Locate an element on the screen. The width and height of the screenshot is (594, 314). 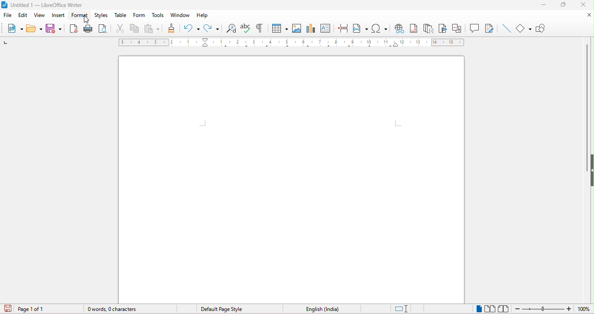
help is located at coordinates (202, 15).